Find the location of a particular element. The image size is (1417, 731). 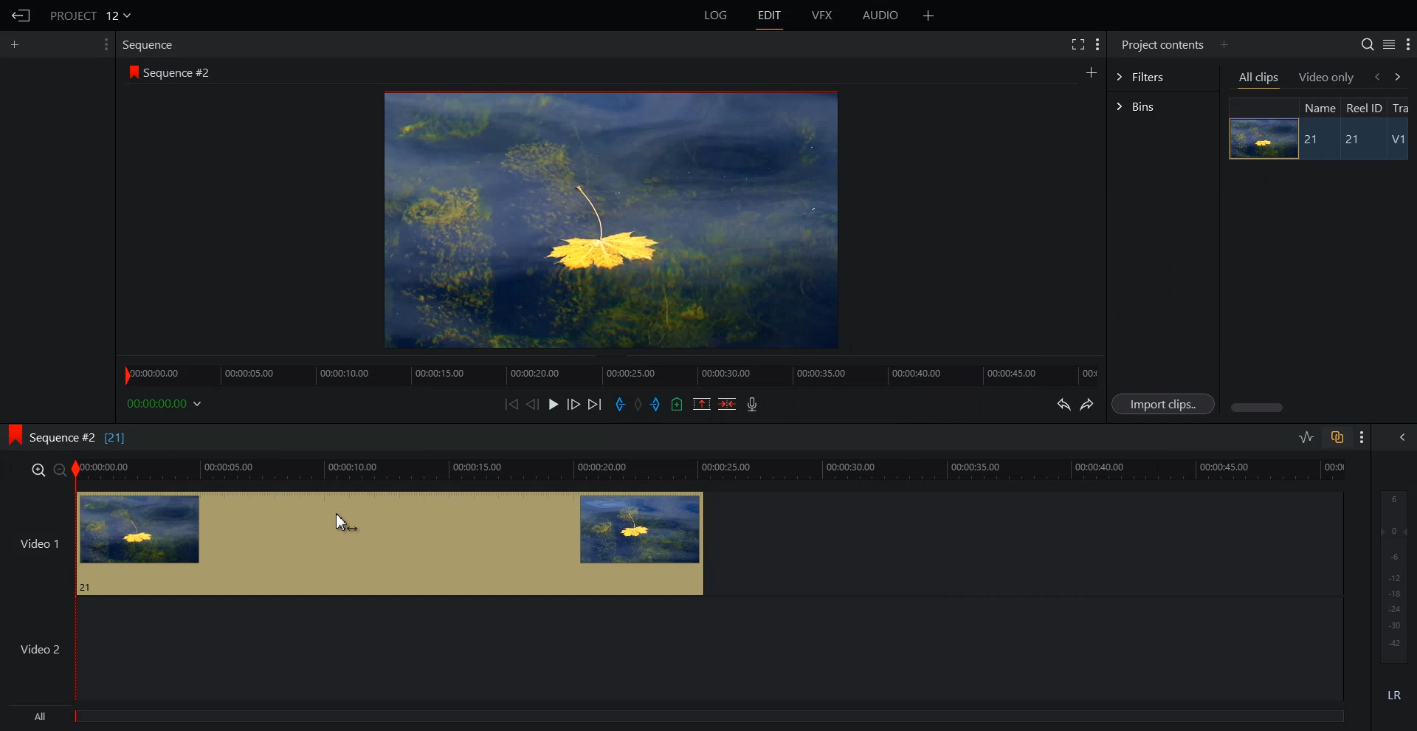

Move forward is located at coordinates (596, 405).